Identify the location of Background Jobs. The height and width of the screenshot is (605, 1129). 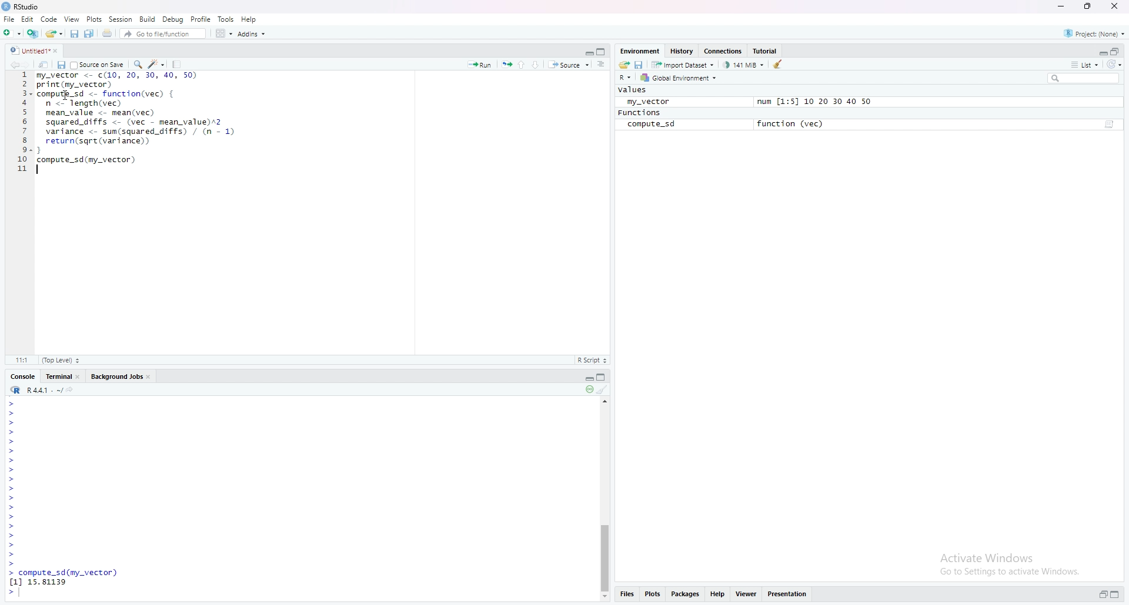
(121, 376).